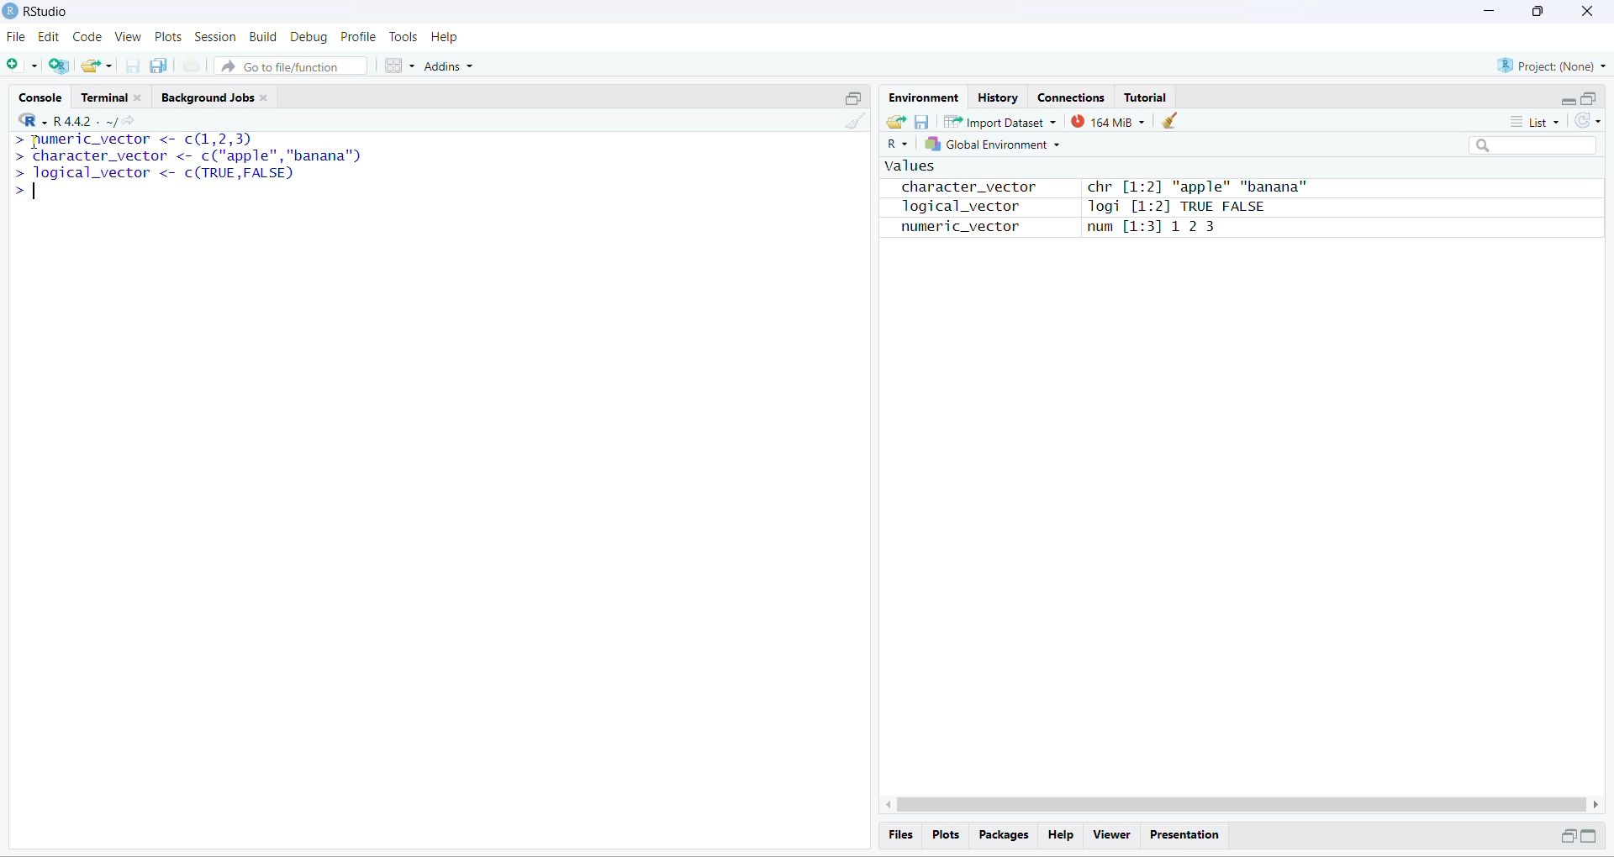  Describe the element at coordinates (950, 228) in the screenshot. I see `numeric_vector` at that location.